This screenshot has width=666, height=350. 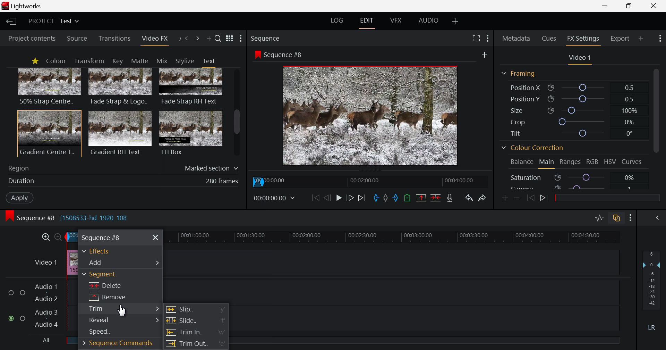 I want to click on Reveal, so click(x=119, y=321).